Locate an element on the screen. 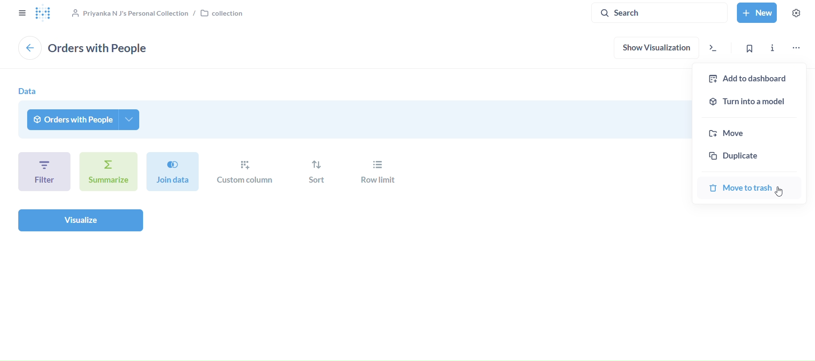  row limit is located at coordinates (380, 173).